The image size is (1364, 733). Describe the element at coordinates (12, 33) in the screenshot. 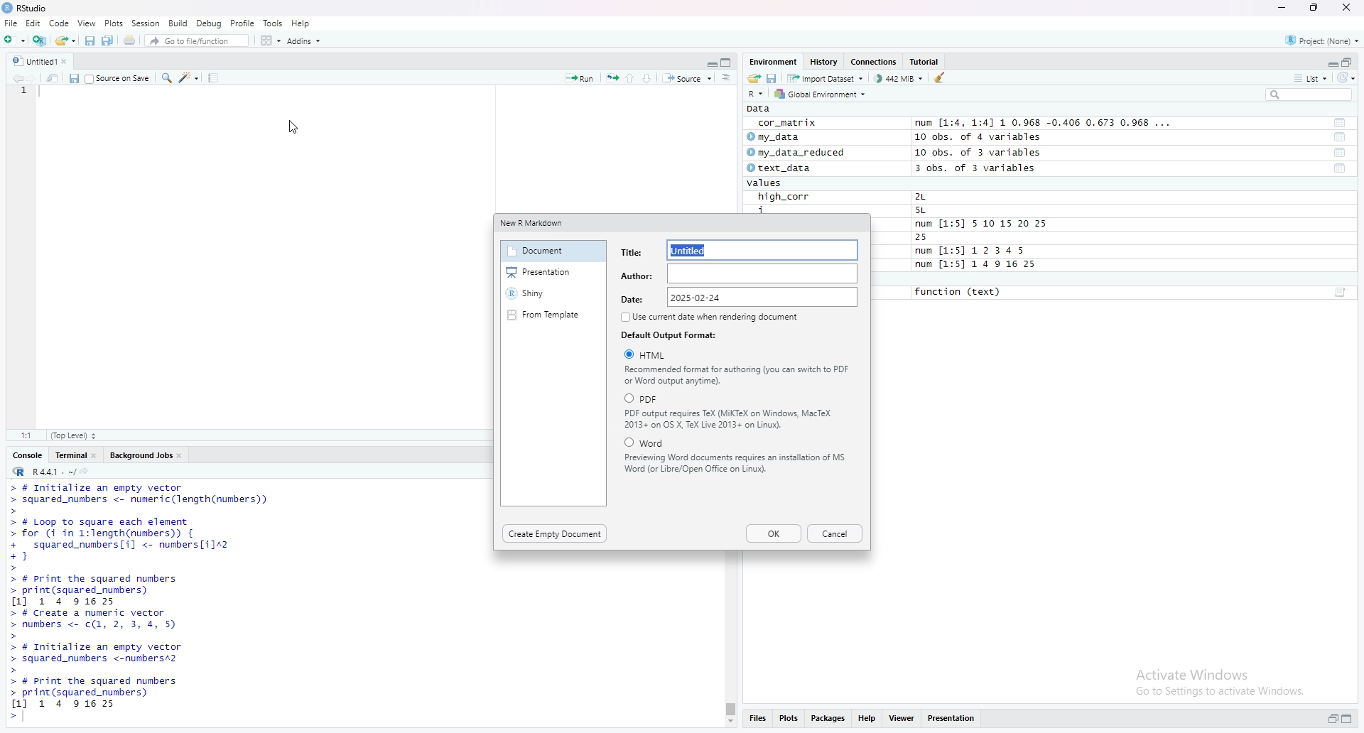

I see `Cursor` at that location.